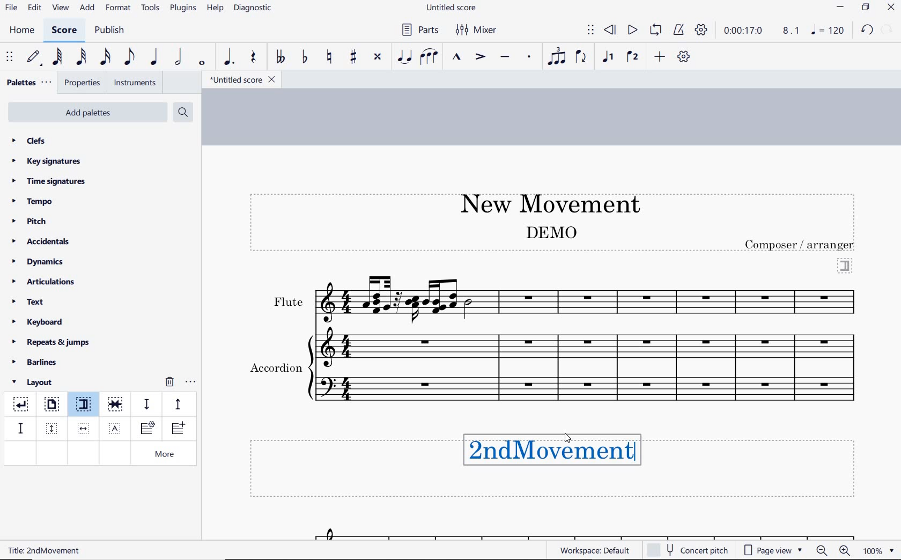 The image size is (901, 560). What do you see at coordinates (689, 549) in the screenshot?
I see `concert pitch` at bounding box center [689, 549].